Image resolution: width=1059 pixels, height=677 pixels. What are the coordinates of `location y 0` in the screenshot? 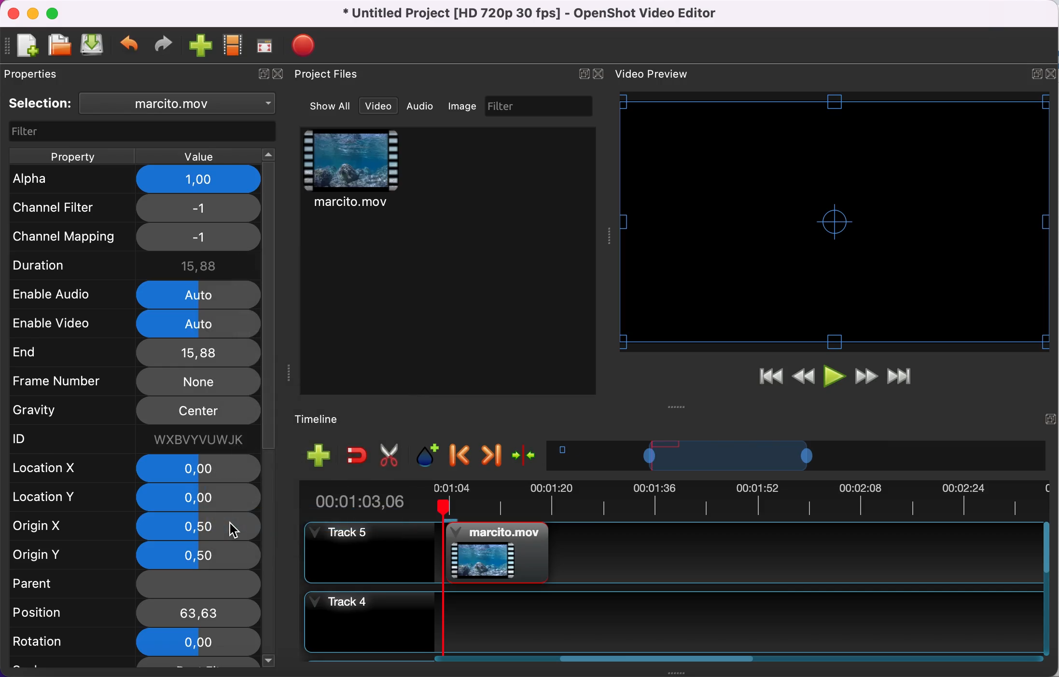 It's located at (132, 499).